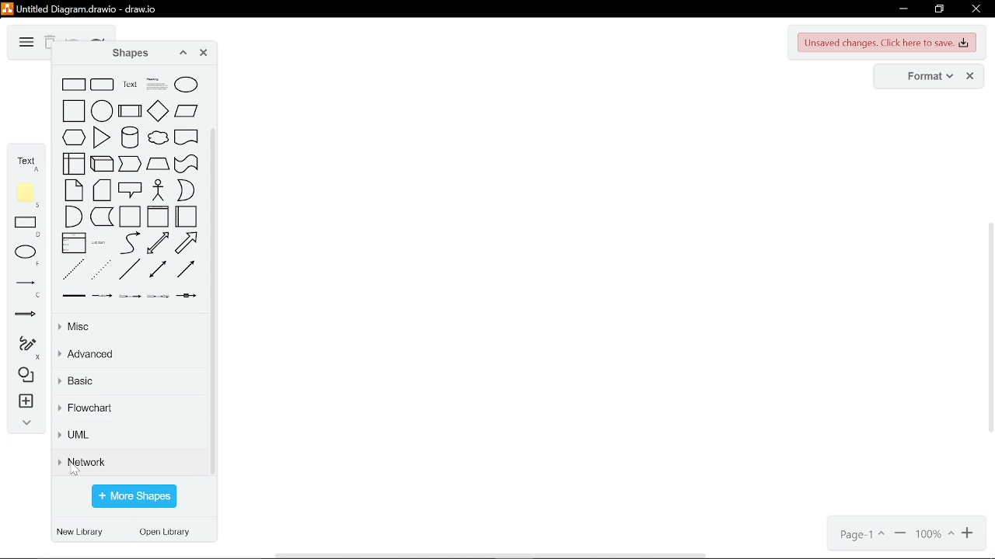  Describe the element at coordinates (89, 8) in the screenshot. I see `Untitled diagram.drawio - draw.io` at that location.